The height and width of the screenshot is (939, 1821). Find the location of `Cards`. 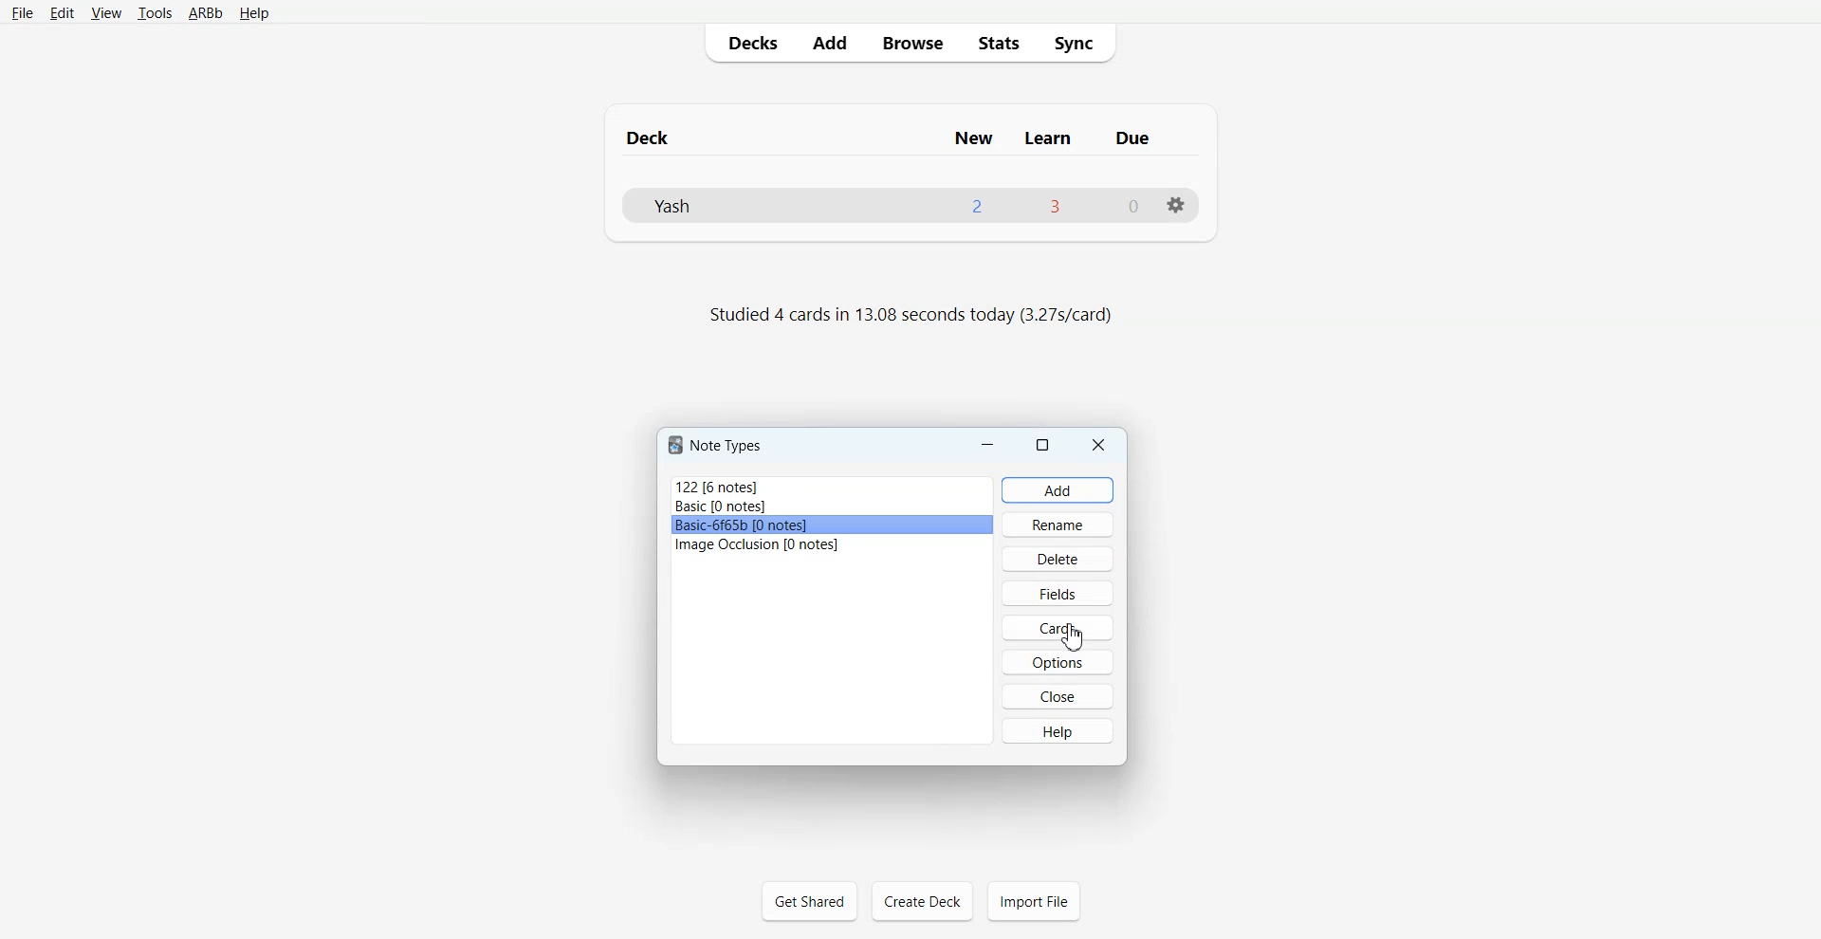

Cards is located at coordinates (1057, 628).